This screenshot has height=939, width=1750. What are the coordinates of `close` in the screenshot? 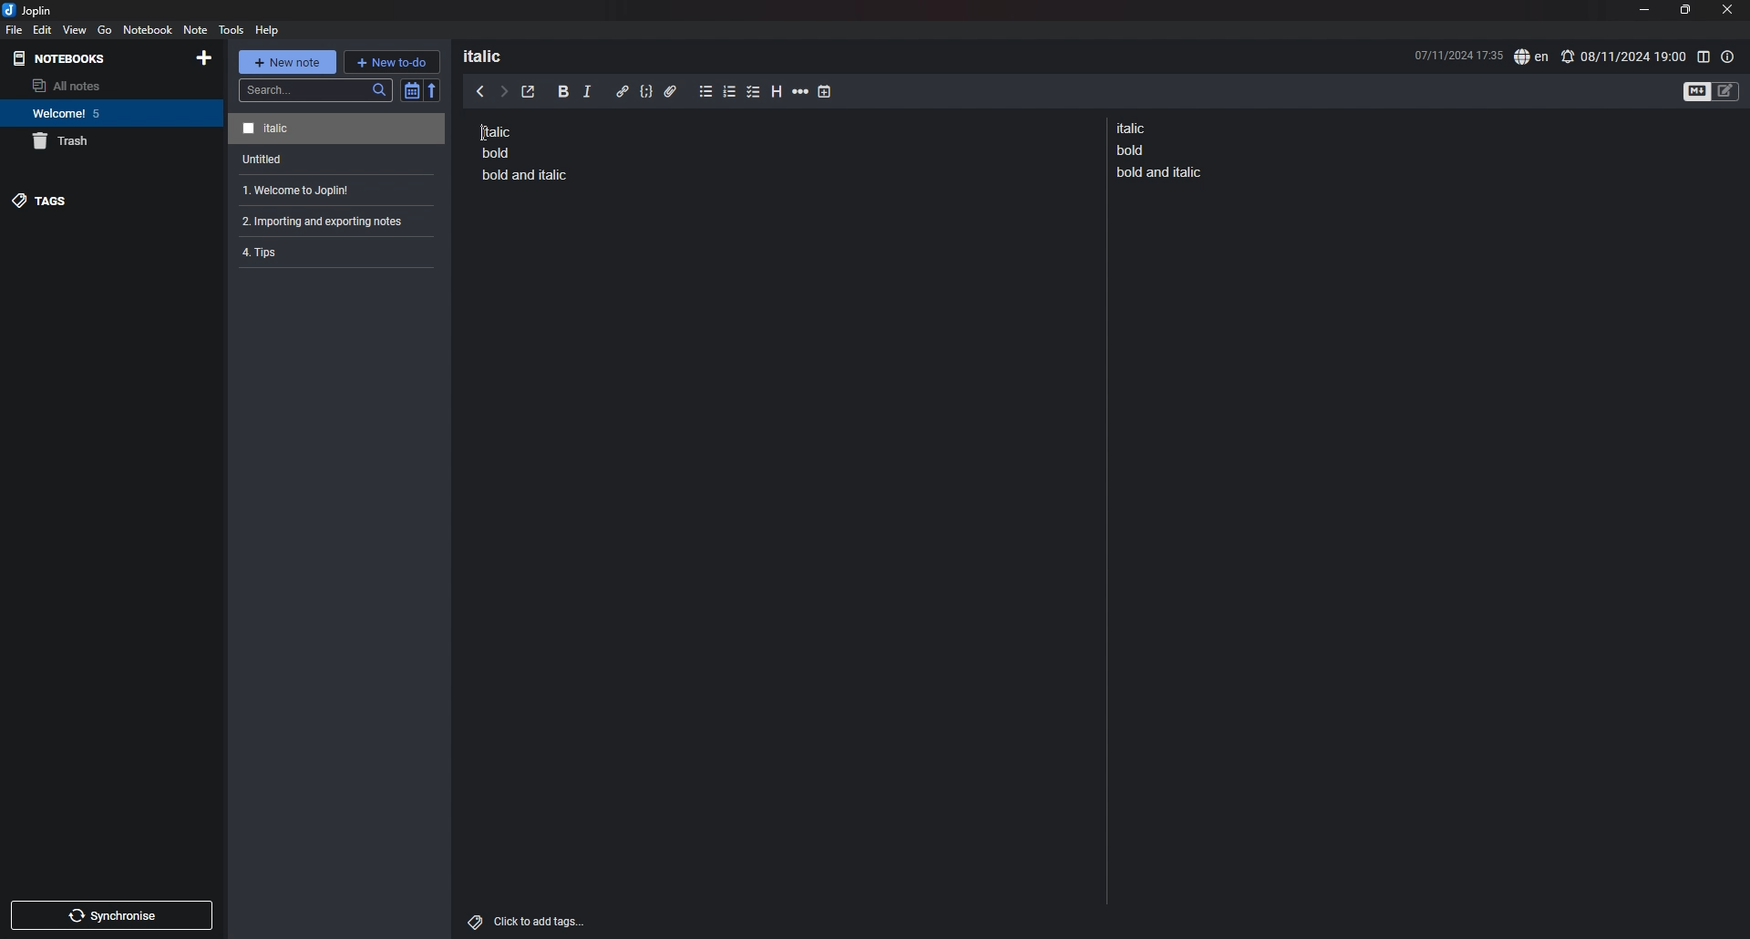 It's located at (1729, 9).